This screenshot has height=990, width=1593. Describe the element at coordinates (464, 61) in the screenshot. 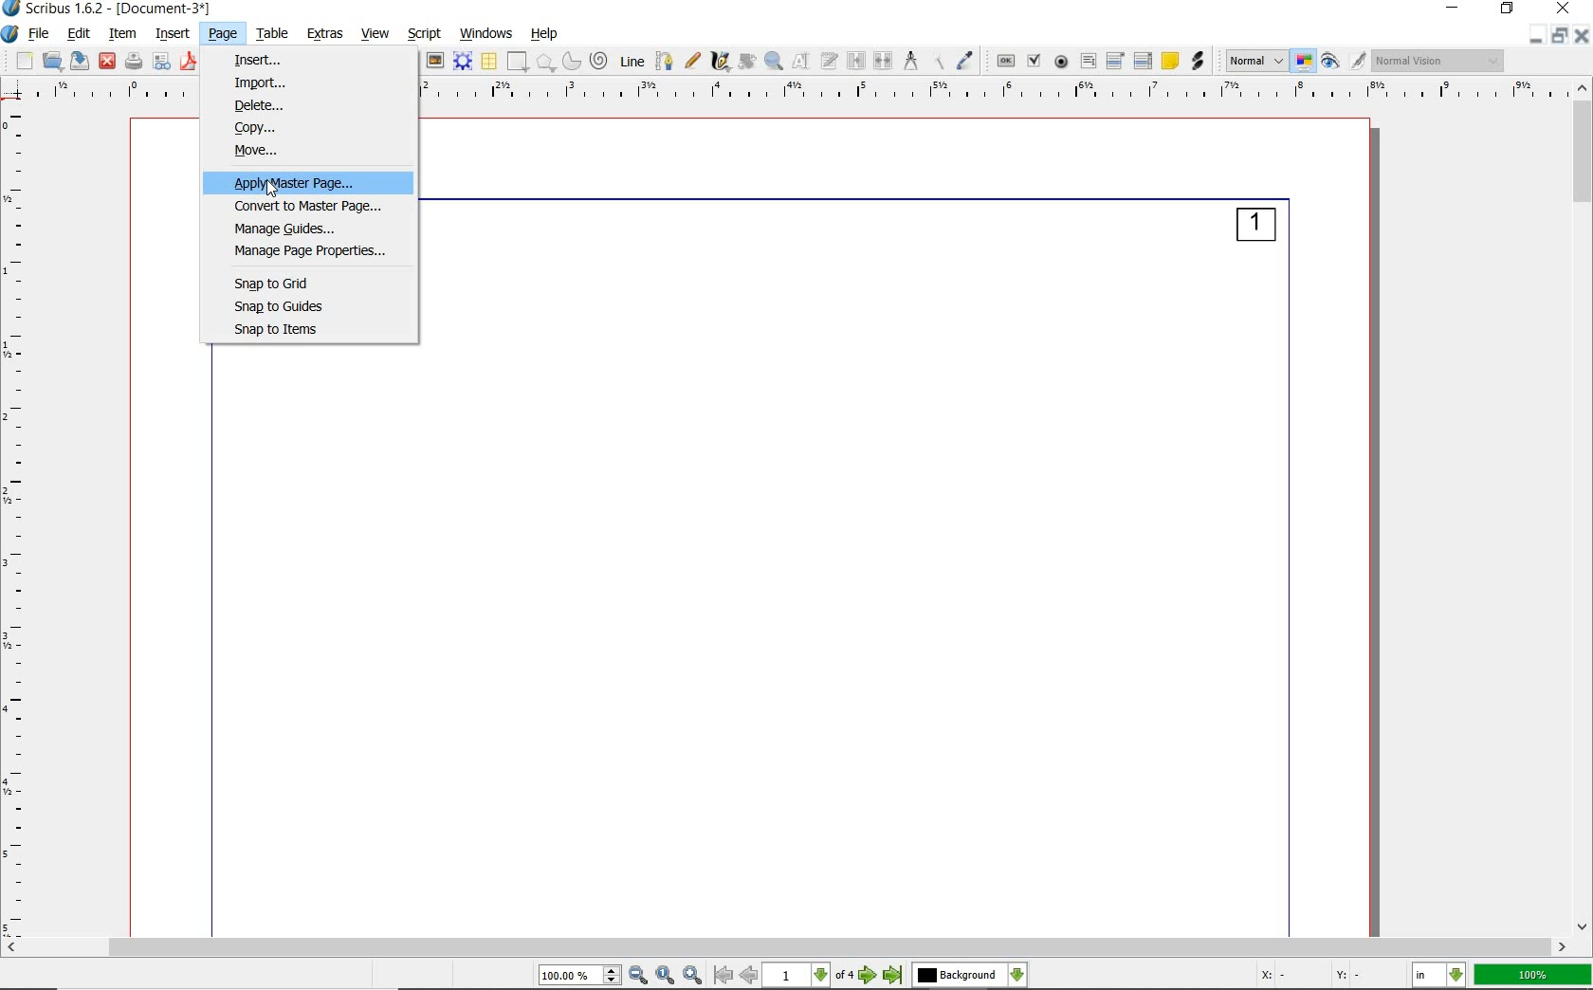

I see `render frame` at that location.